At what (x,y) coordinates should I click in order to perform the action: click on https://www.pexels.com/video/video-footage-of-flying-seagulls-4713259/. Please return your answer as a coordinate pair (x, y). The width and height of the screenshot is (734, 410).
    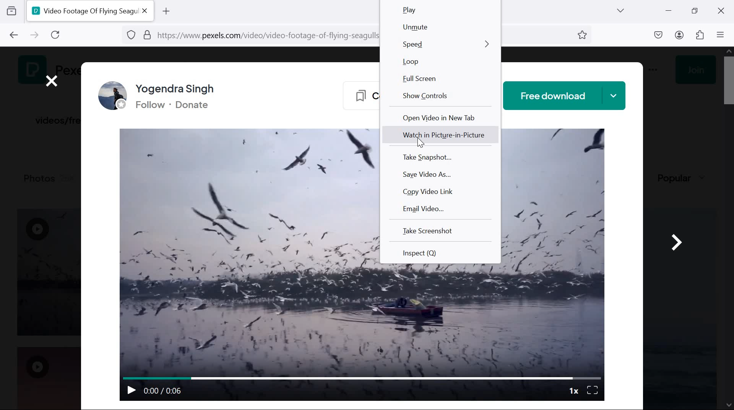
    Looking at the image, I should click on (270, 37).